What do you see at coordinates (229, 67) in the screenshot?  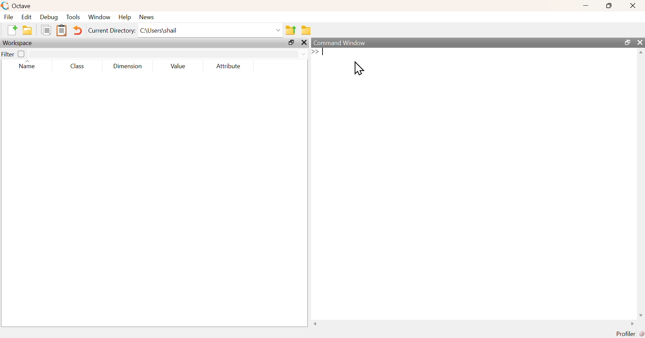 I see `Attribute` at bounding box center [229, 67].